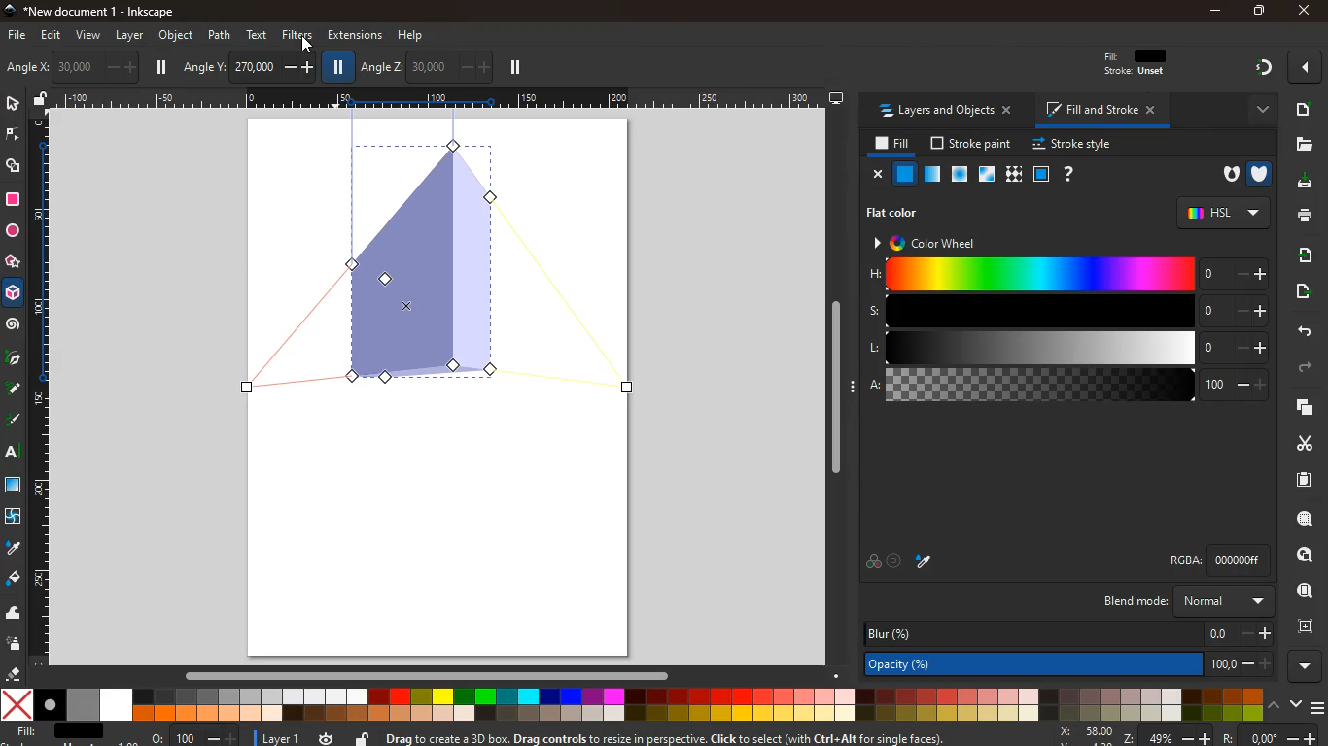 The width and height of the screenshot is (1328, 746). Describe the element at coordinates (41, 100) in the screenshot. I see `unlock` at that location.